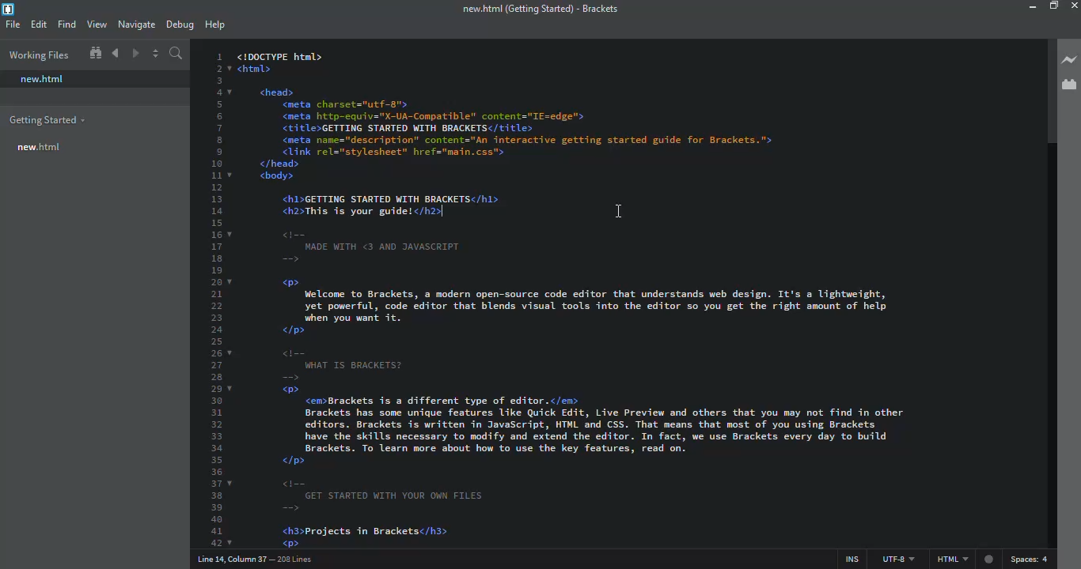 The width and height of the screenshot is (1081, 569). Describe the element at coordinates (969, 560) in the screenshot. I see `html` at that location.